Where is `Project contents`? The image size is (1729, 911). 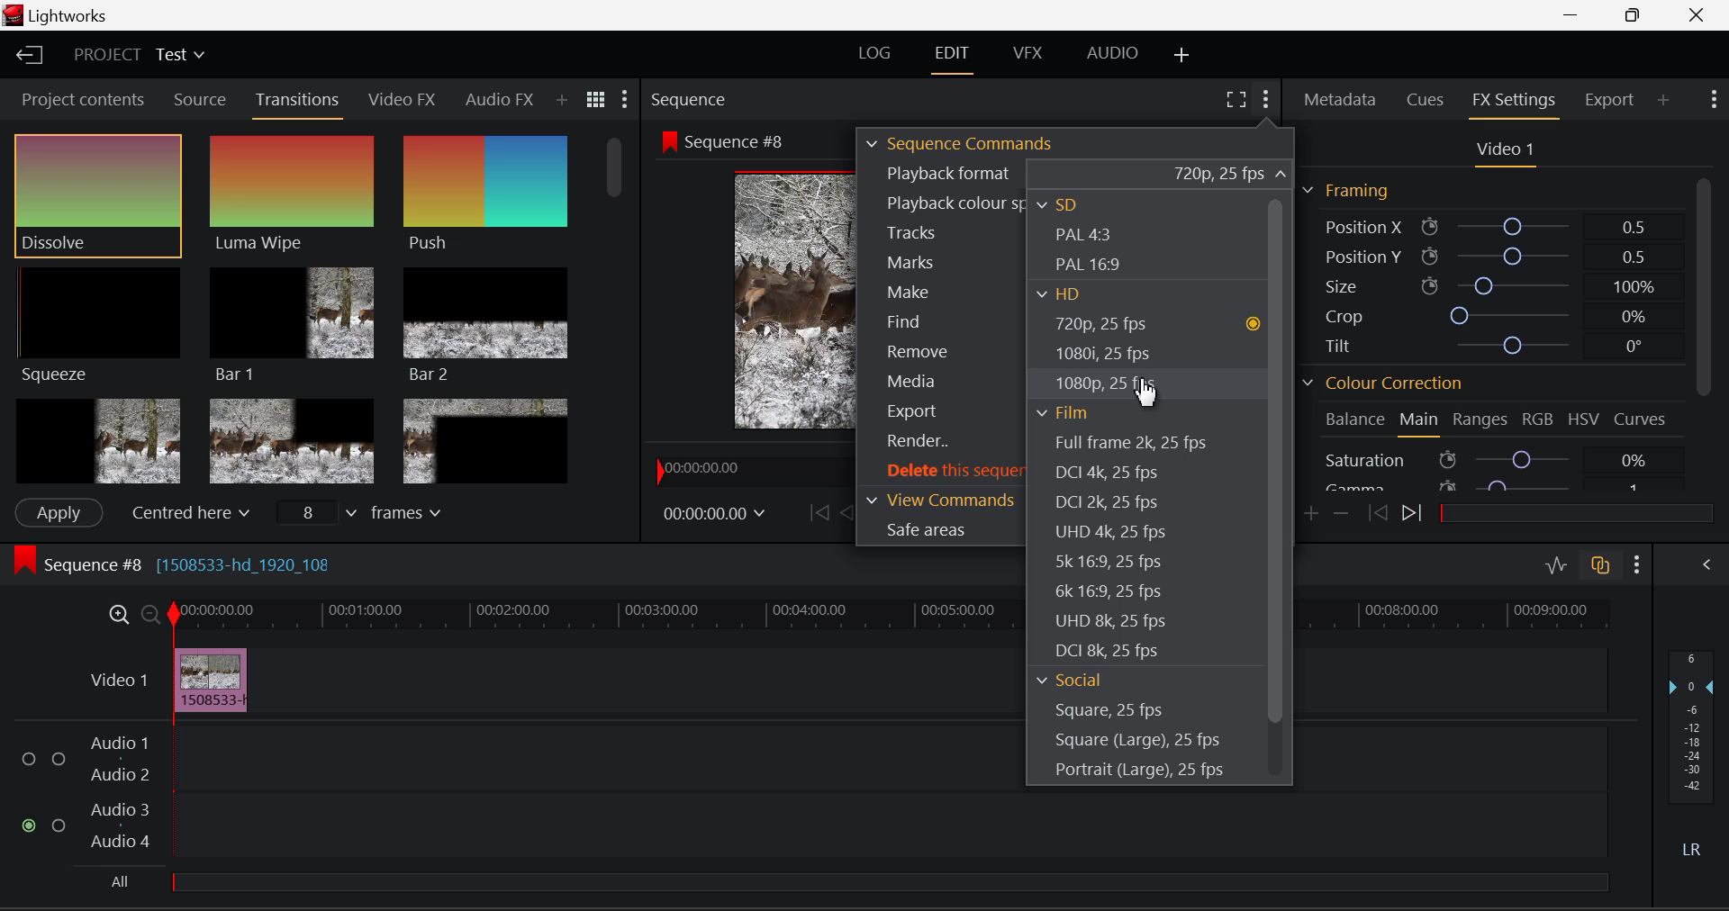
Project contents is located at coordinates (83, 98).